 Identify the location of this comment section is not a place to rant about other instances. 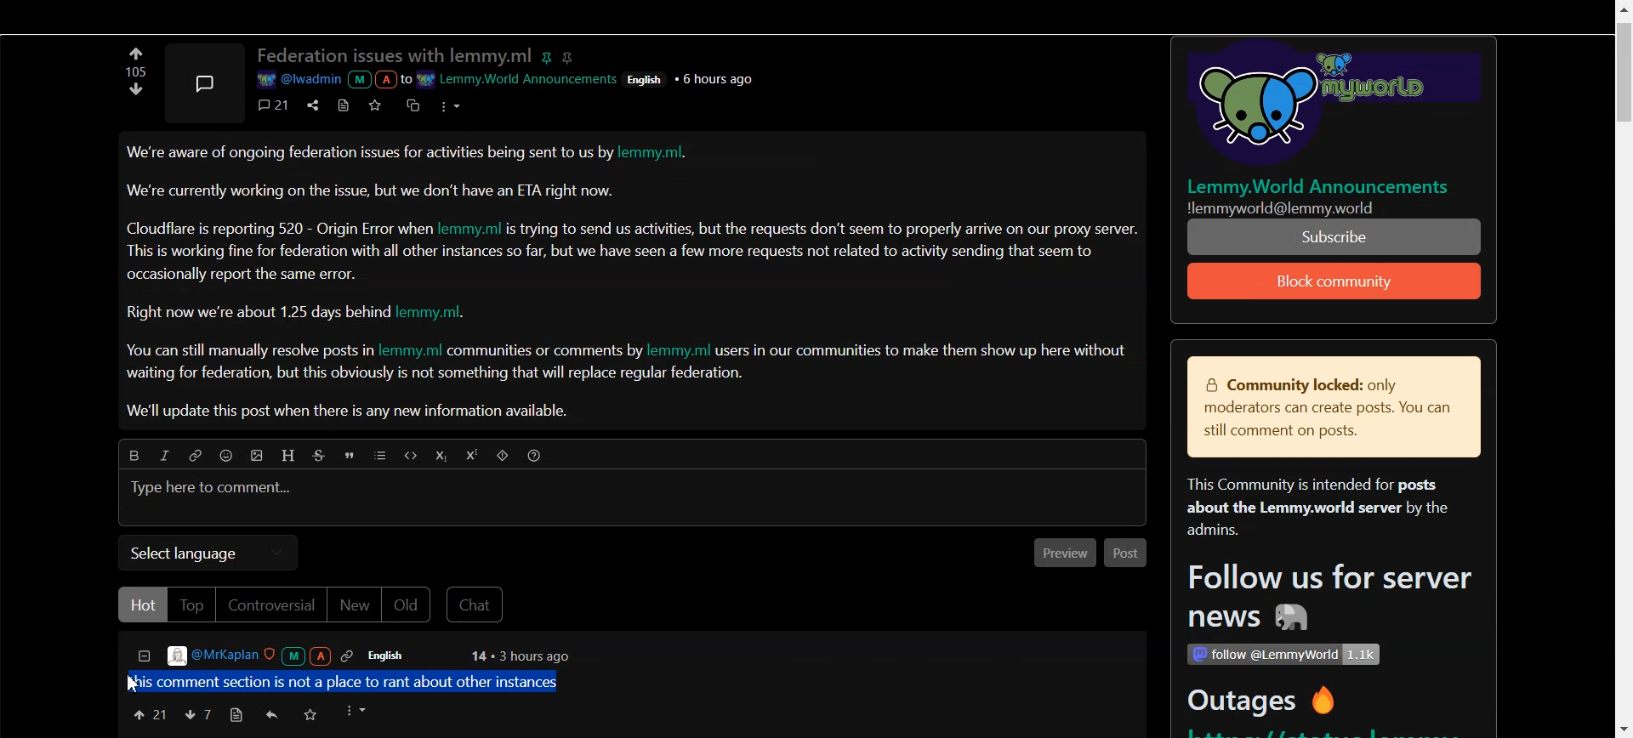
(344, 680).